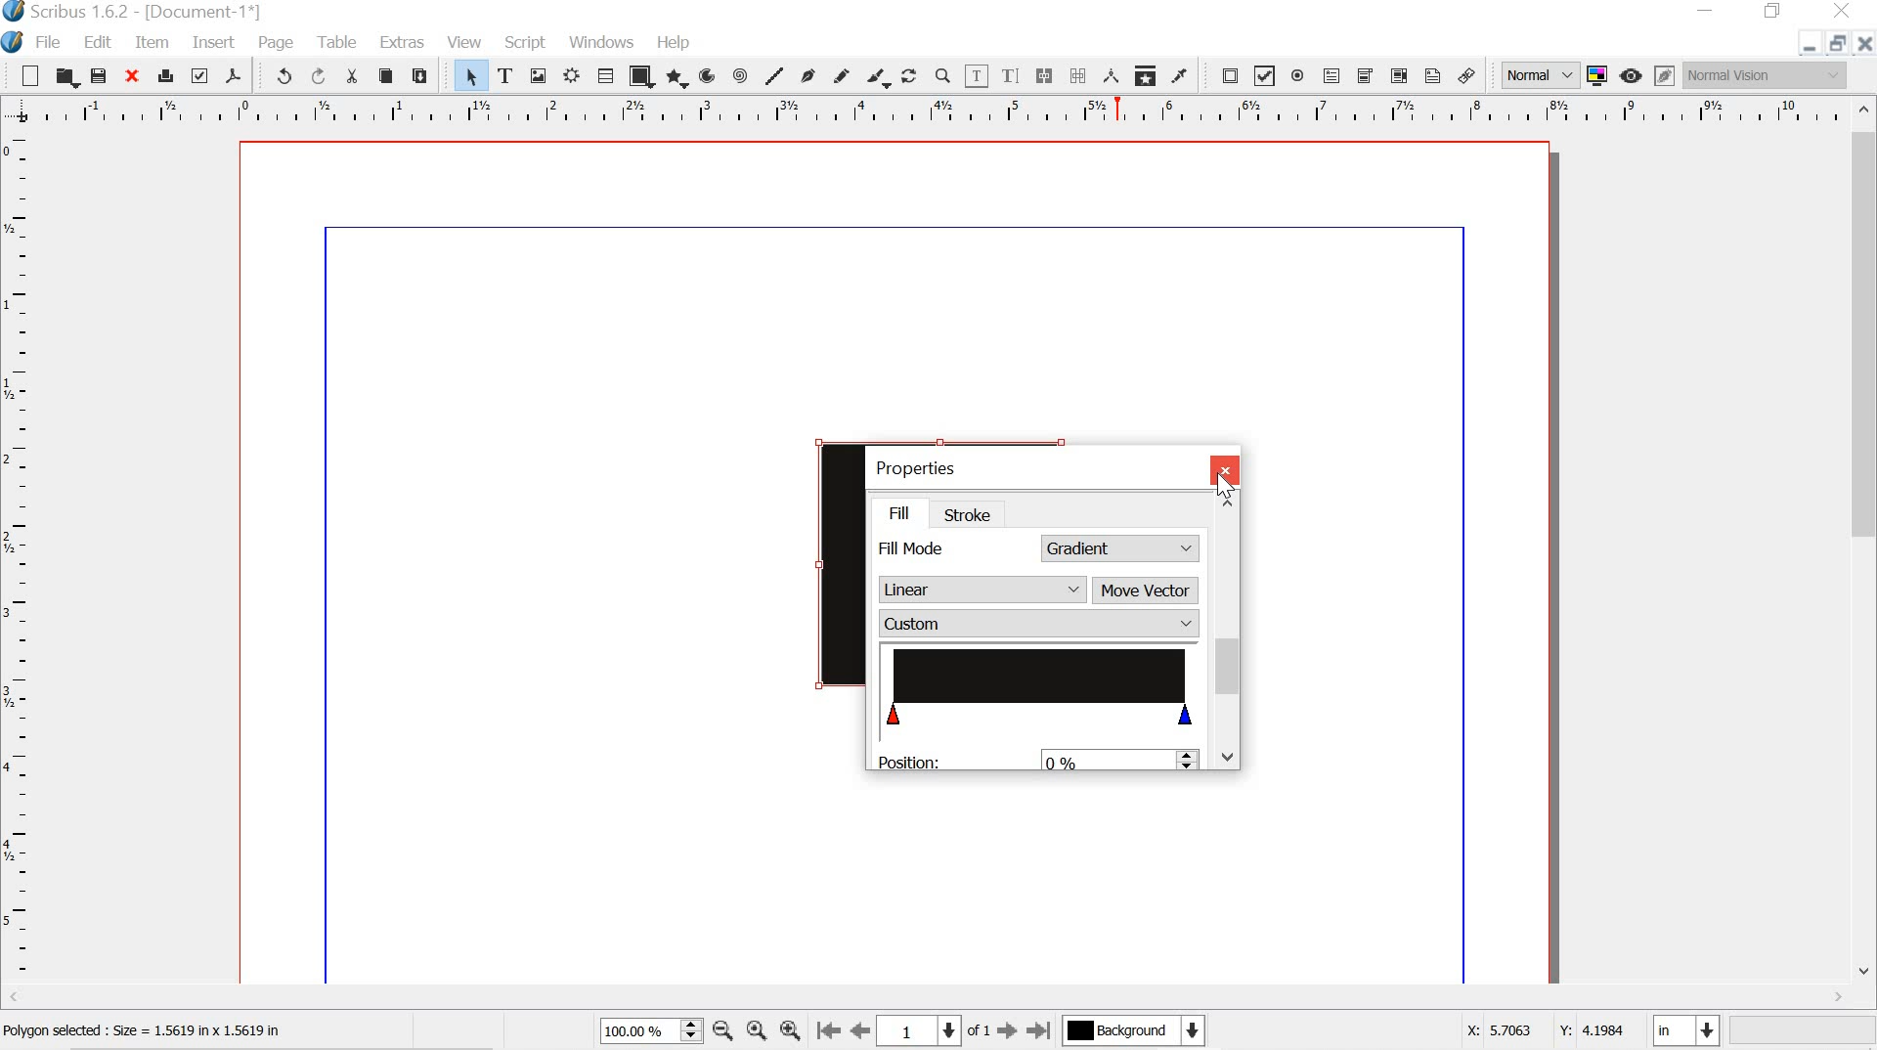 Image resolution: width=1877 pixels, height=1050 pixels. I want to click on save, so click(101, 75).